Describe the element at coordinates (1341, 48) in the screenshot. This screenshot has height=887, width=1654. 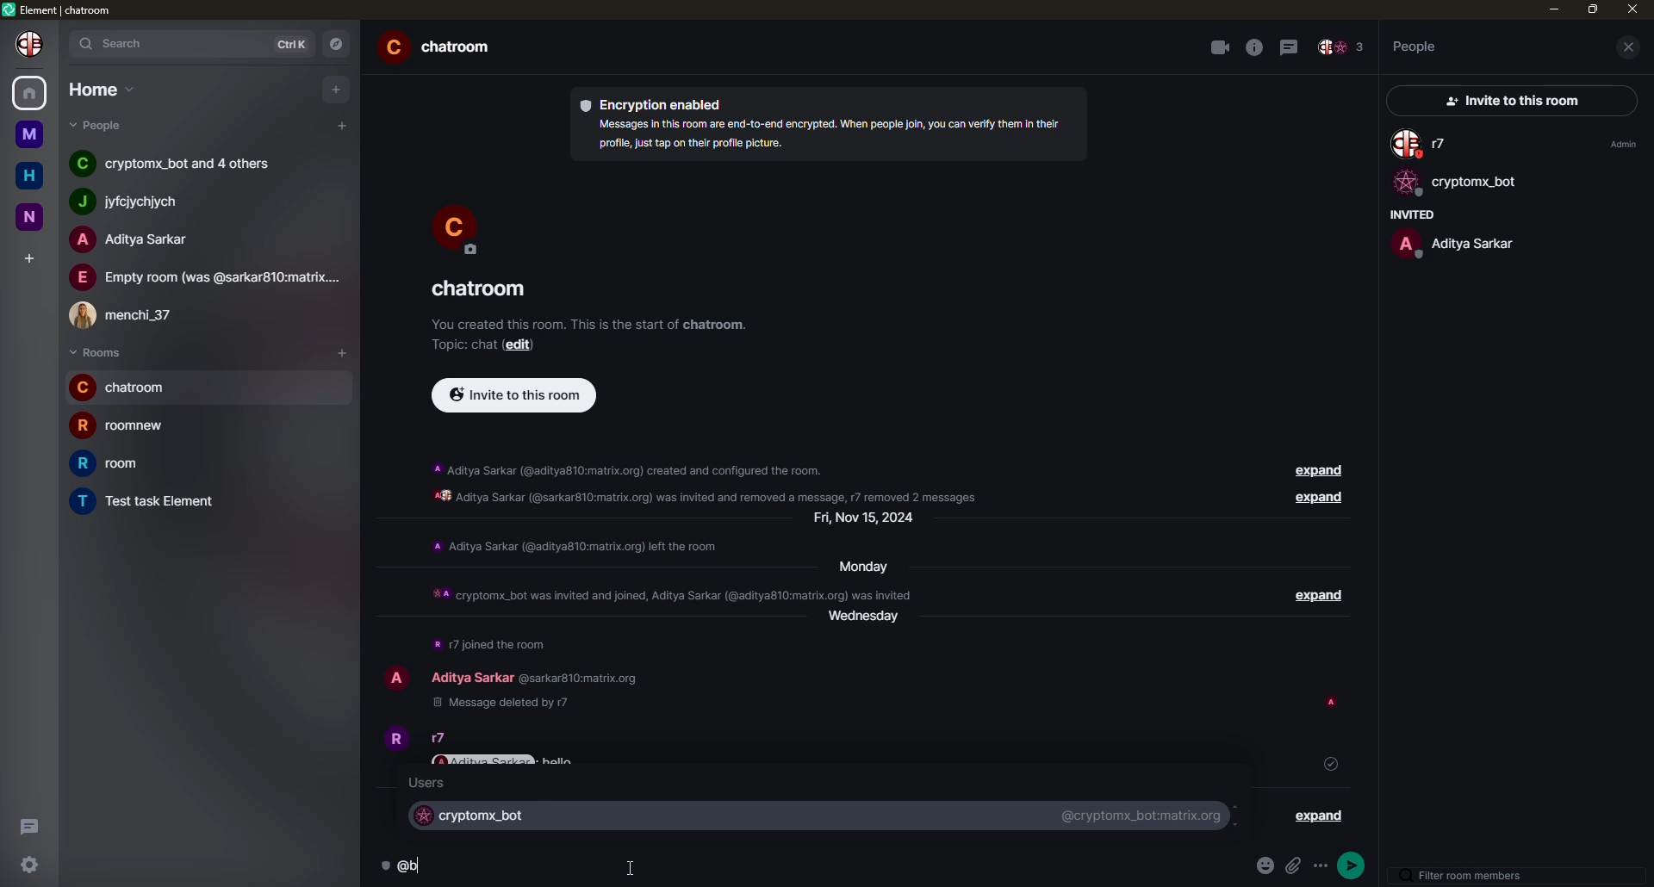
I see `people` at that location.